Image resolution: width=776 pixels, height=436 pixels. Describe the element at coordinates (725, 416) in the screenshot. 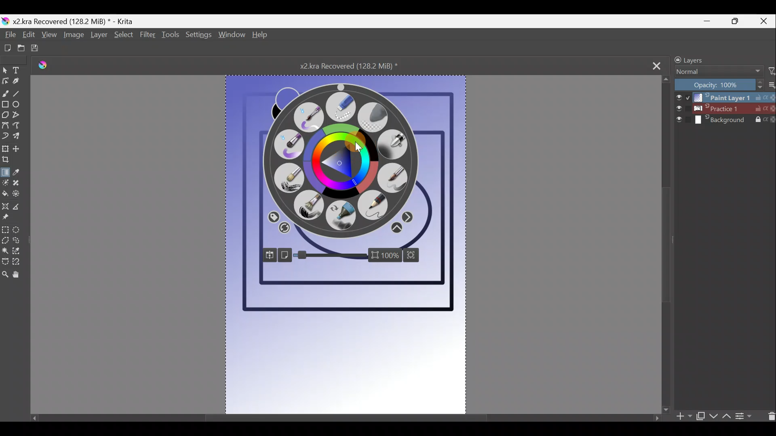

I see `Move layer/mask up` at that location.